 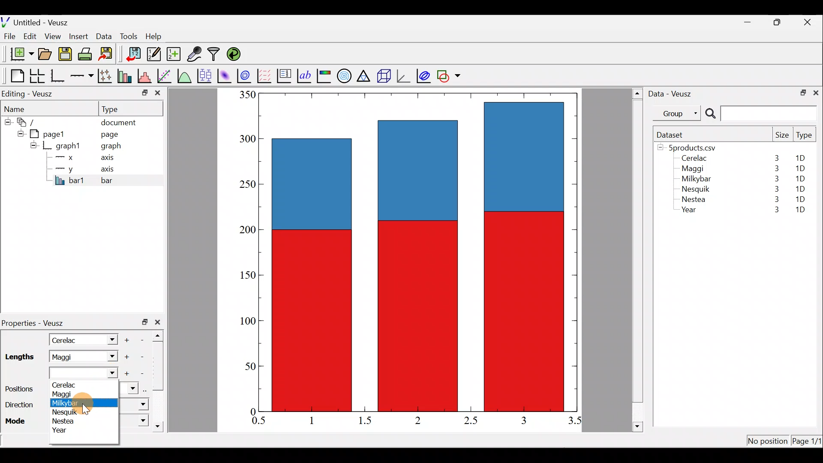 What do you see at coordinates (246, 75) in the screenshot?
I see `Plot a 2d dataset as contours` at bounding box center [246, 75].